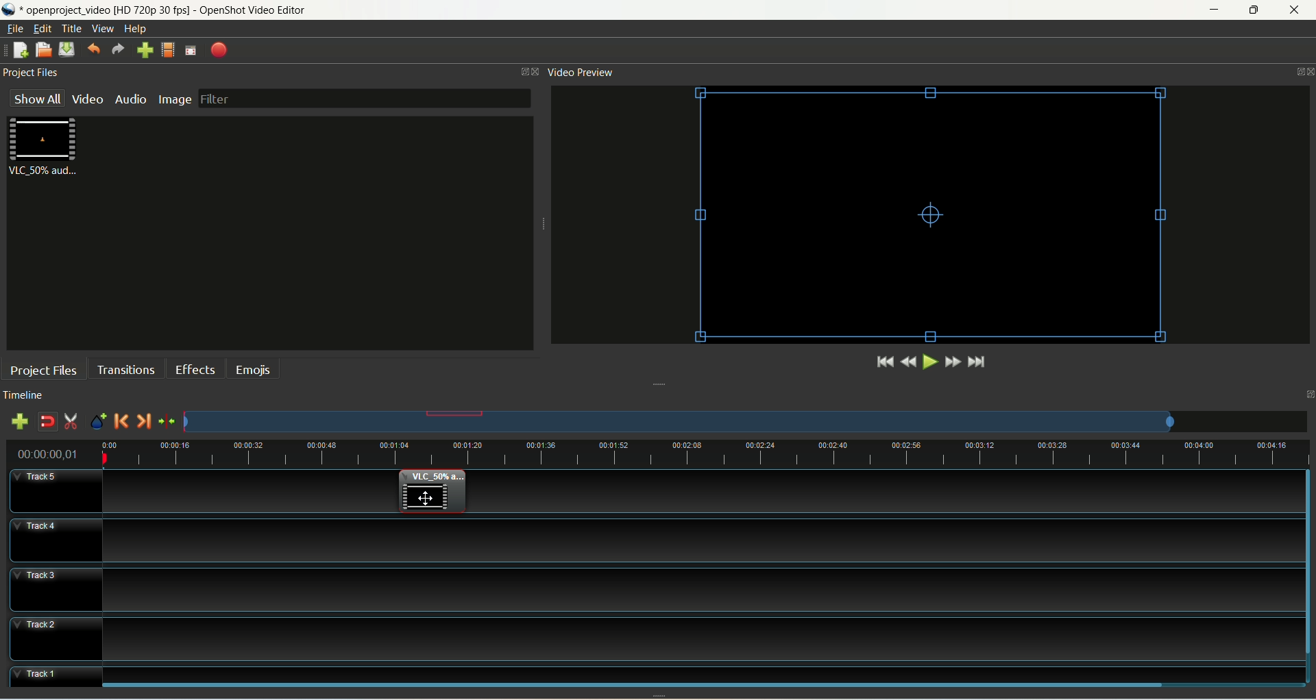  What do you see at coordinates (47, 421) in the screenshot?
I see `disable snapping` at bounding box center [47, 421].